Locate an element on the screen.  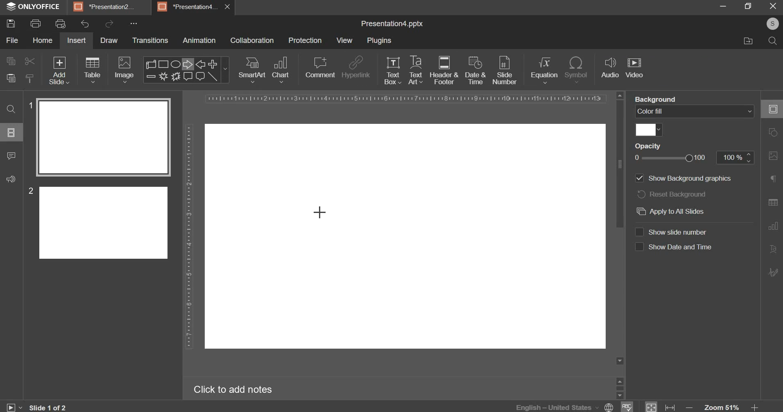
 is located at coordinates (640, 146).